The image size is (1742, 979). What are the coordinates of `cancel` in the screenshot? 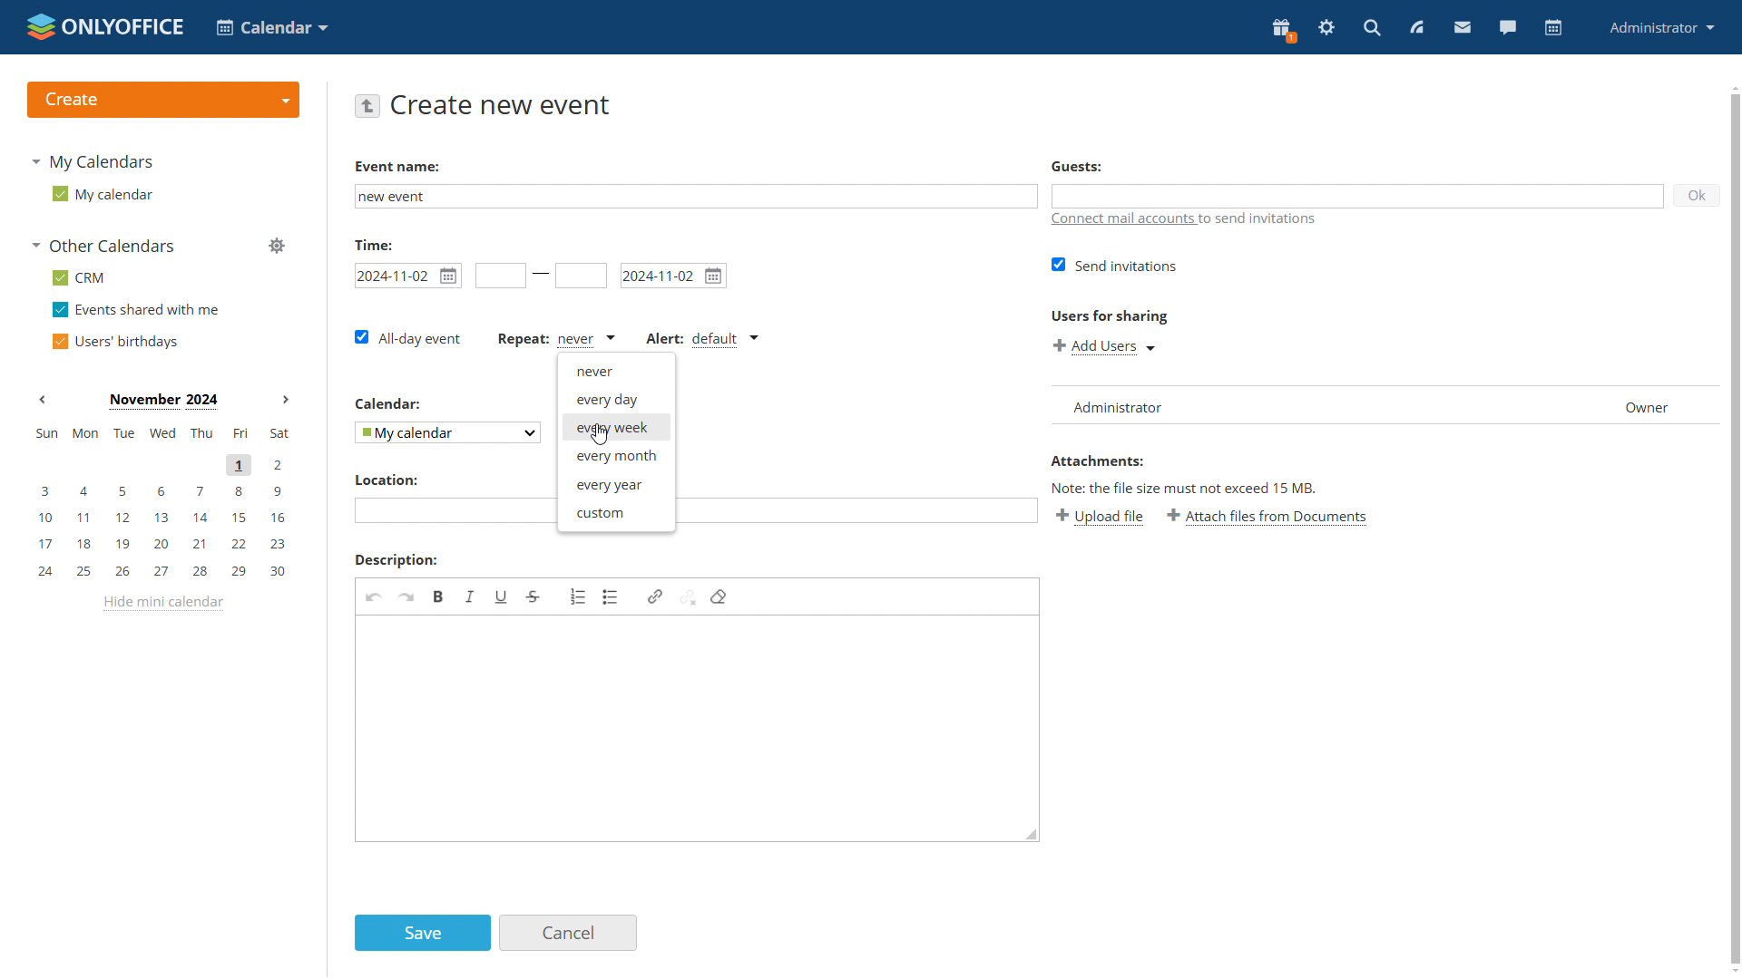 It's located at (570, 933).